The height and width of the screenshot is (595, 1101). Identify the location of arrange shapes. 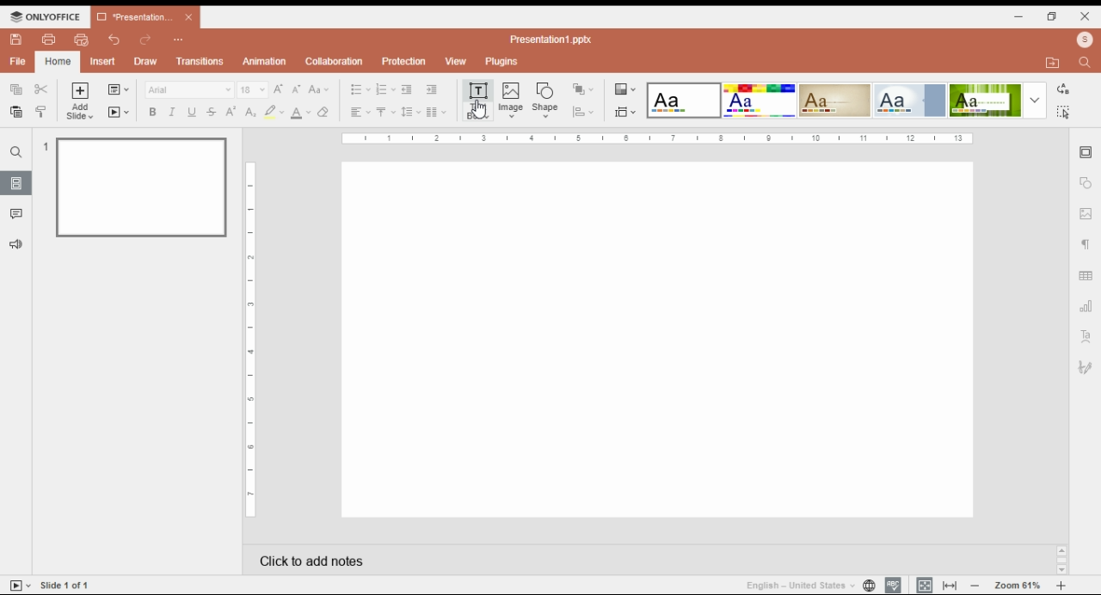
(584, 89).